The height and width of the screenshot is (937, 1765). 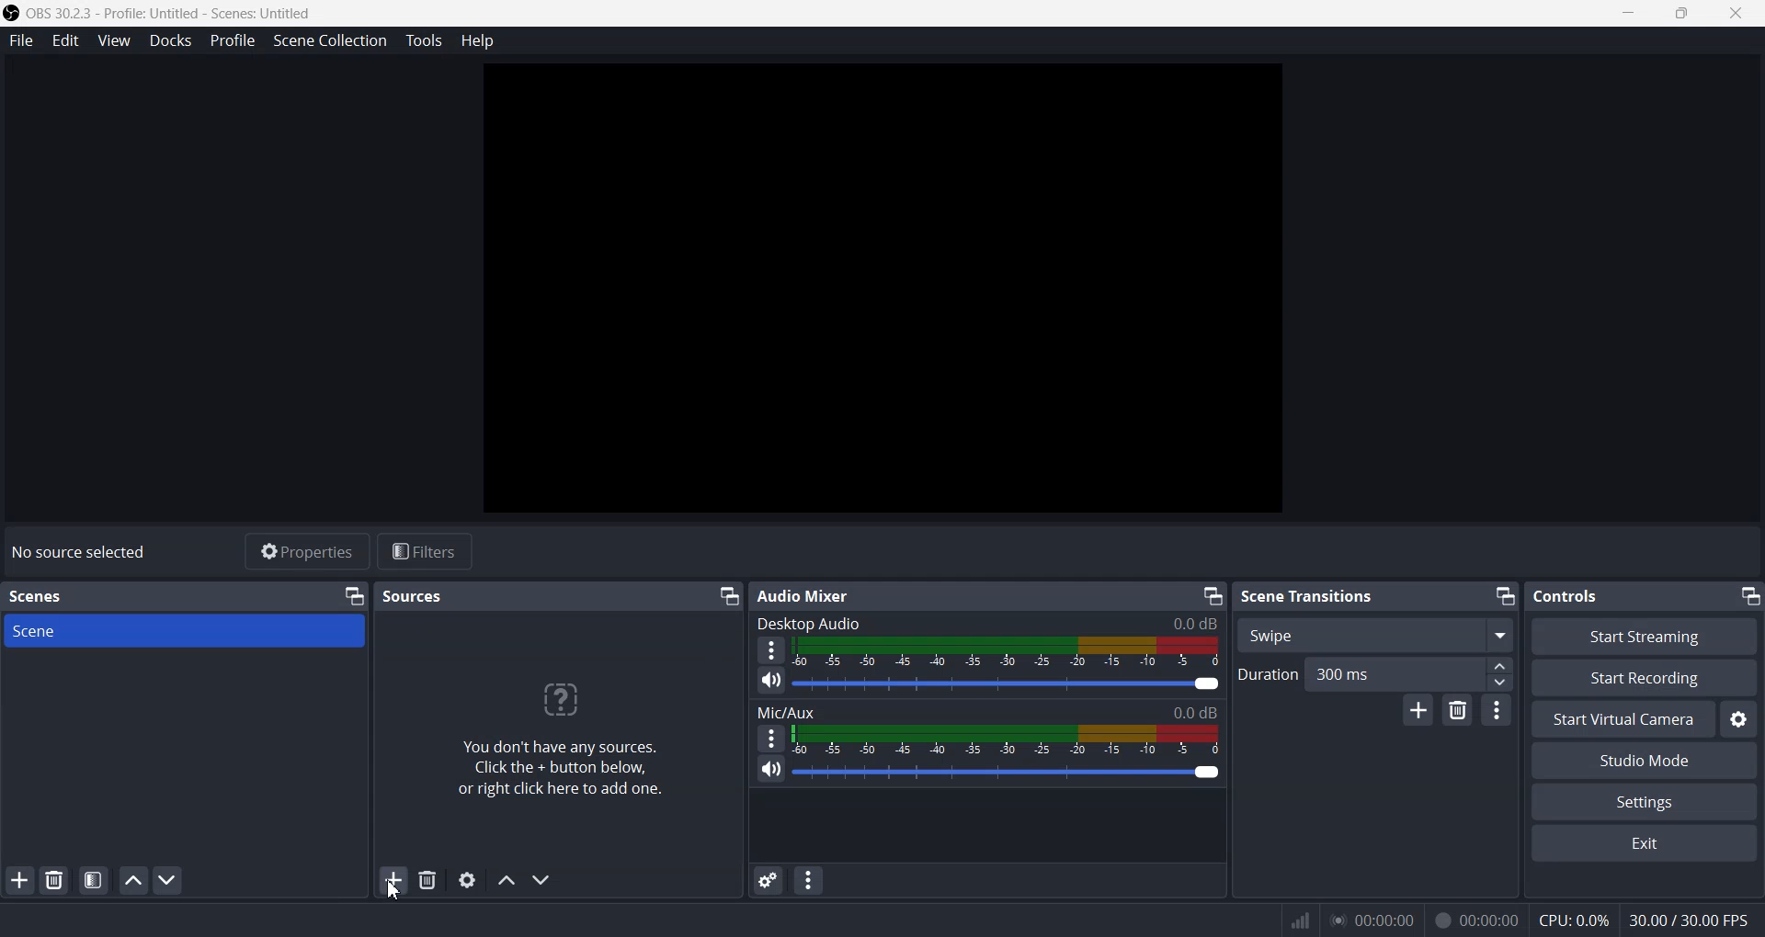 What do you see at coordinates (425, 552) in the screenshot?
I see `Filters` at bounding box center [425, 552].